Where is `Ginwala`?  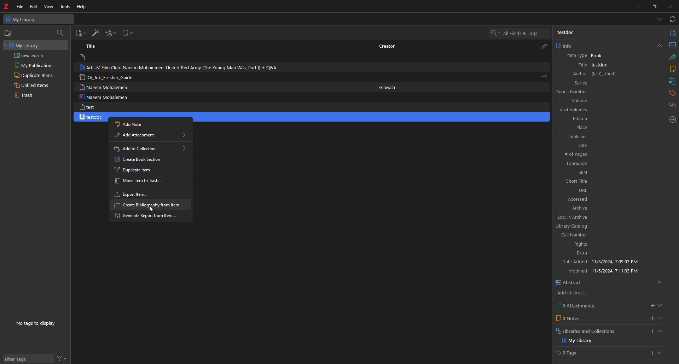
Ginwala is located at coordinates (391, 86).